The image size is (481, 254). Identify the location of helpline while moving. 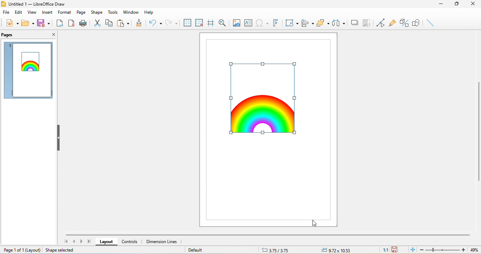
(210, 23).